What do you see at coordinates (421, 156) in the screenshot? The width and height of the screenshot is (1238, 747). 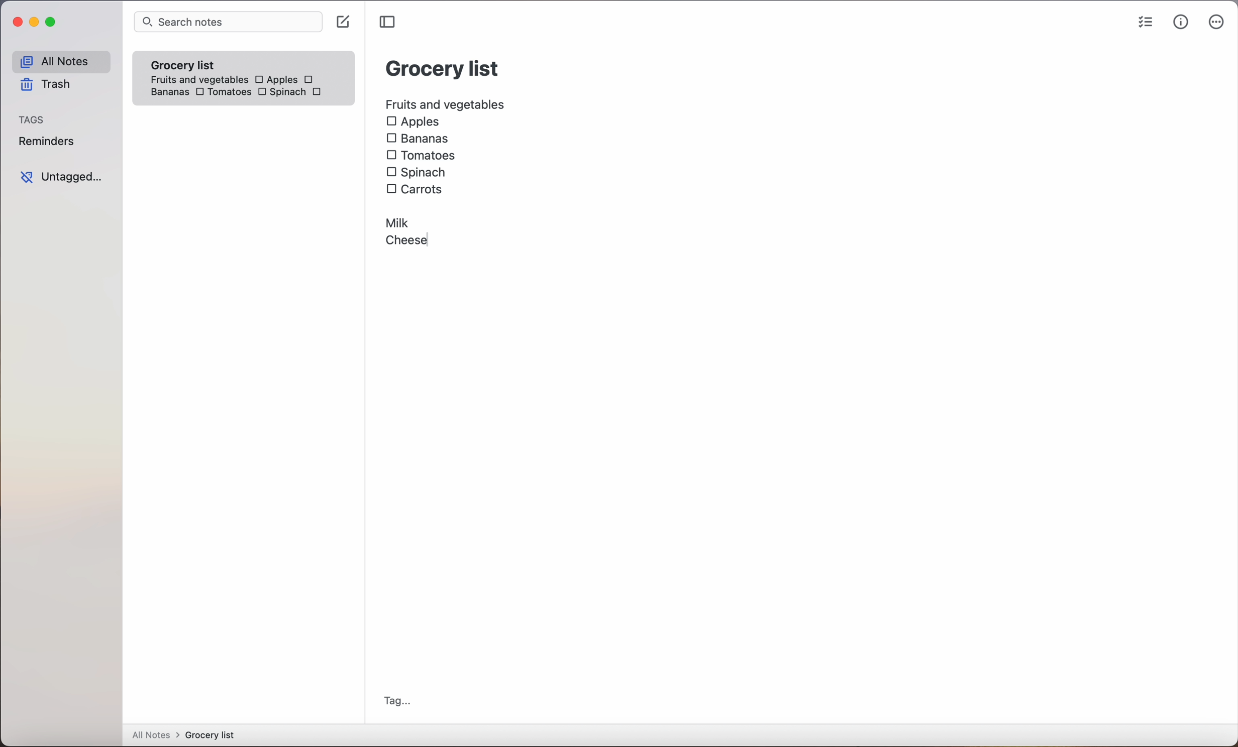 I see `Tomatoes checkbox` at bounding box center [421, 156].